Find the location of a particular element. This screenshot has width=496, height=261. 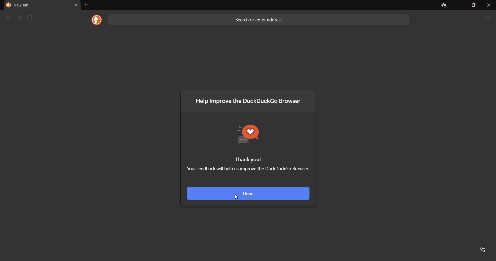

Help improve the DuckDuckGo browser is located at coordinates (250, 103).